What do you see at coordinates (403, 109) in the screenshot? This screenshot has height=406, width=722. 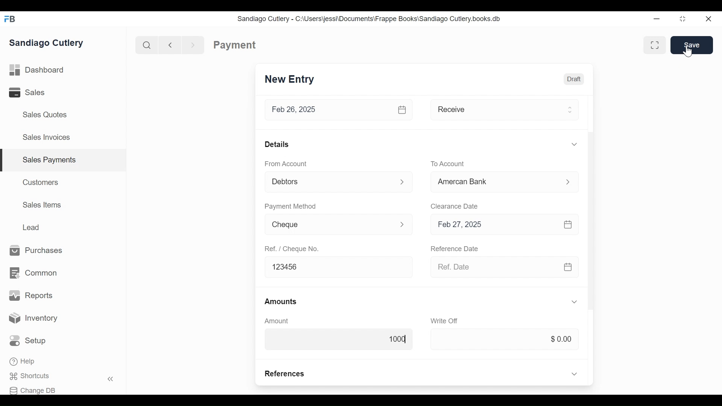 I see `Calendar` at bounding box center [403, 109].